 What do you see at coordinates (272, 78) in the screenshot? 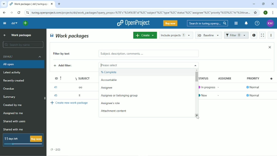
I see `Configure view` at bounding box center [272, 78].